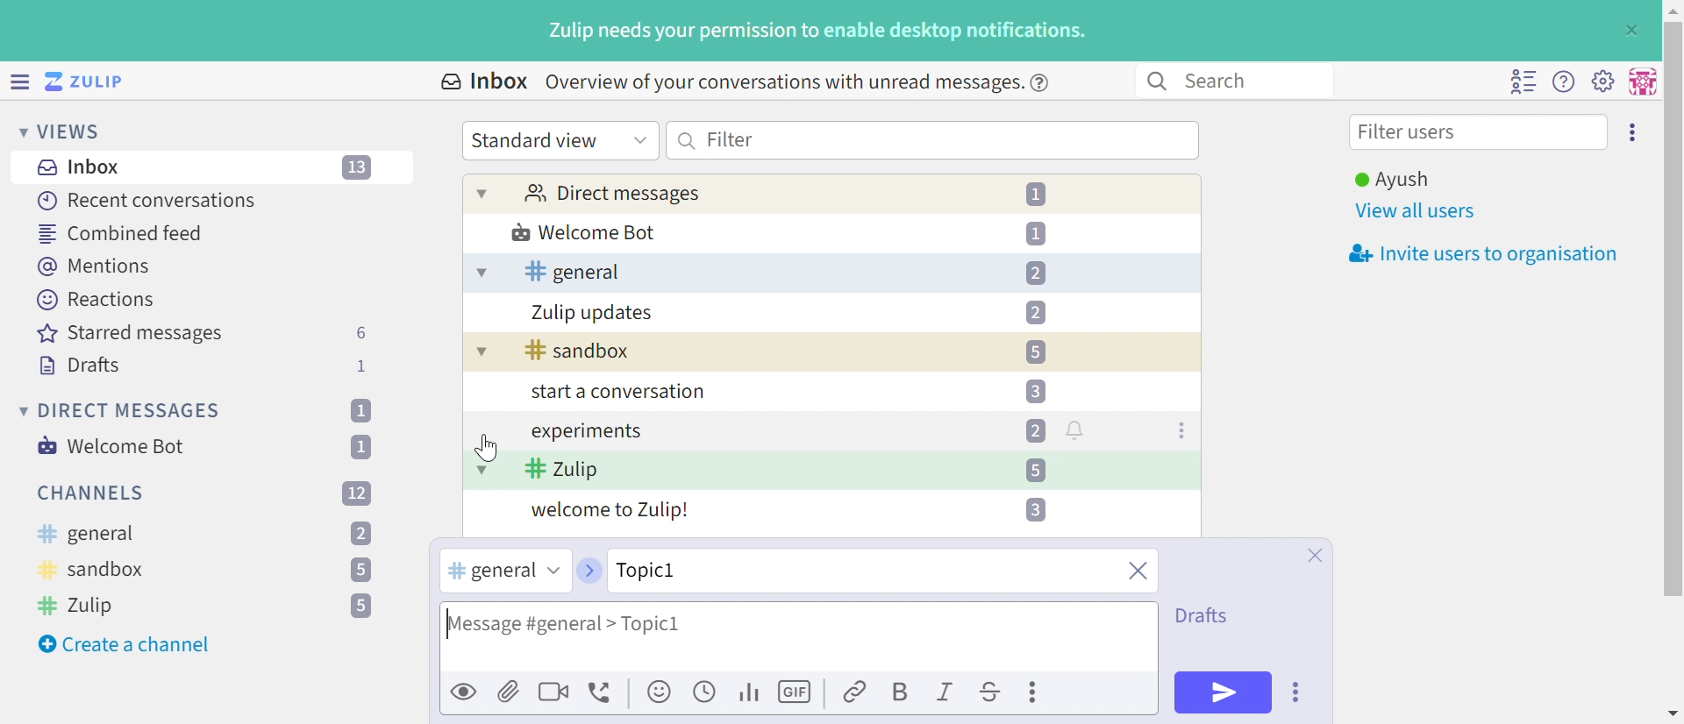 This screenshot has width=1684, height=724. Describe the element at coordinates (552, 571) in the screenshot. I see `Drop Down` at that location.